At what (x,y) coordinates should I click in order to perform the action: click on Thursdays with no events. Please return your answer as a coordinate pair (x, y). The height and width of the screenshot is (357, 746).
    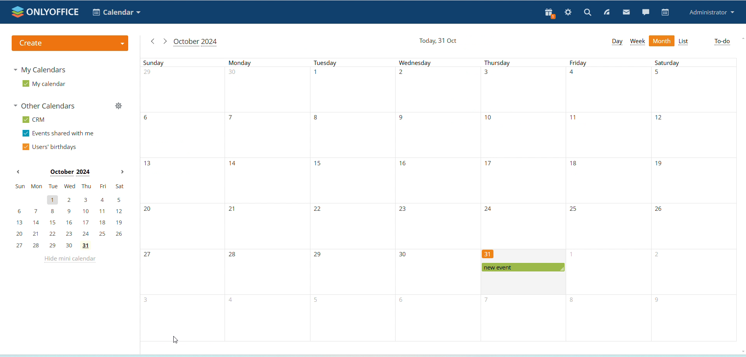
    Looking at the image, I should click on (522, 154).